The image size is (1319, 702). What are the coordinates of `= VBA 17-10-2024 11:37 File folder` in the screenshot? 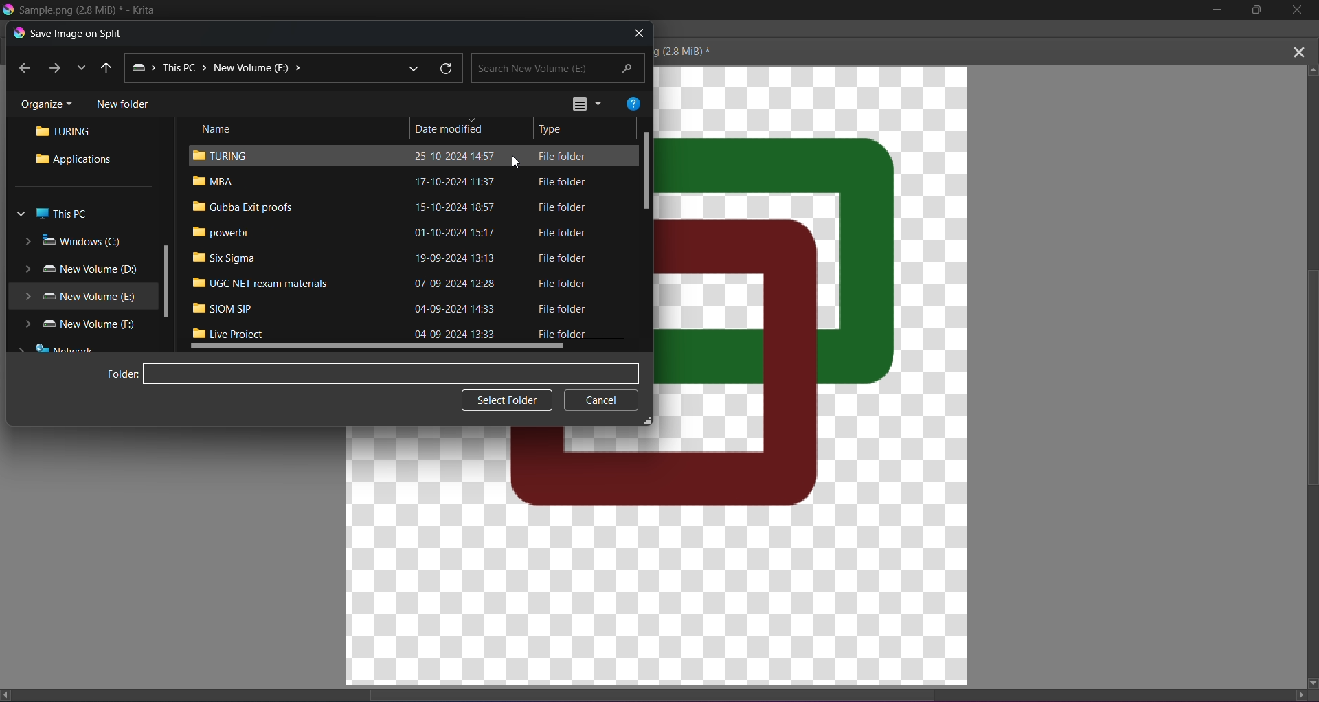 It's located at (401, 183).